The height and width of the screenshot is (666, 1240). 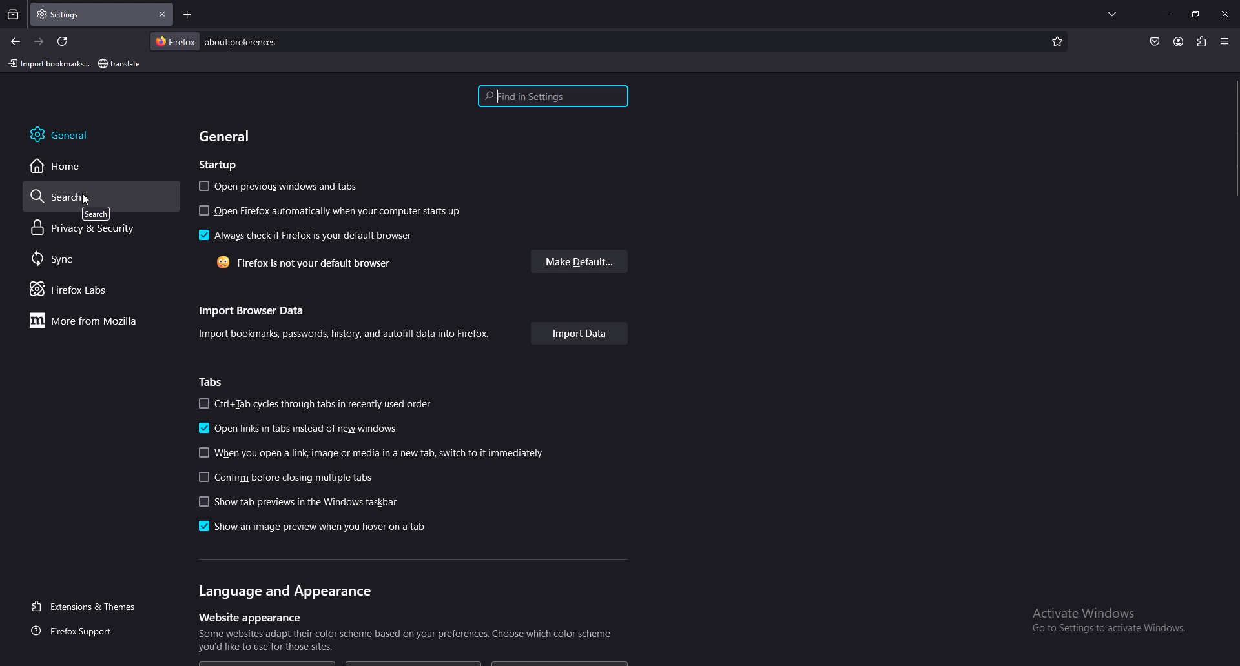 I want to click on list all tabs, so click(x=1115, y=14).